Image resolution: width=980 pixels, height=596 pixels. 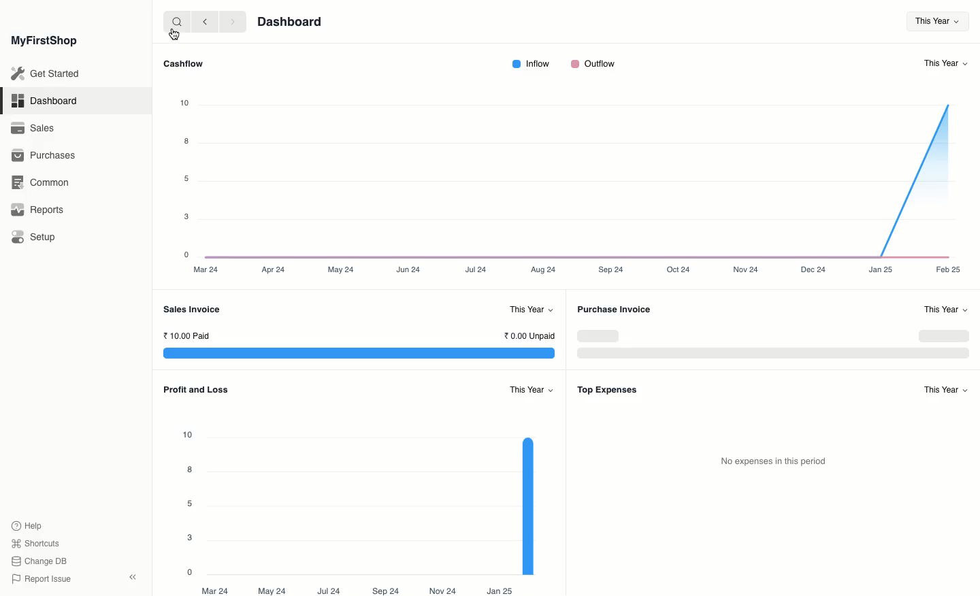 What do you see at coordinates (292, 22) in the screenshot?
I see `Dashboard` at bounding box center [292, 22].